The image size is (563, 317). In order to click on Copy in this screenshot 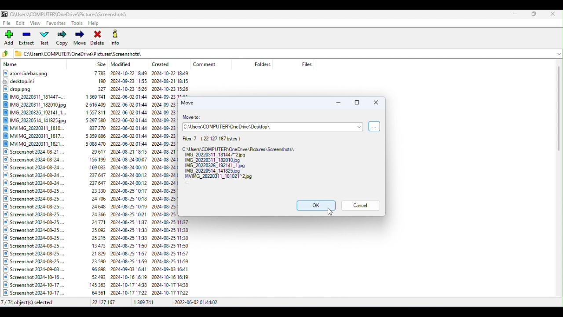, I will do `click(62, 39)`.